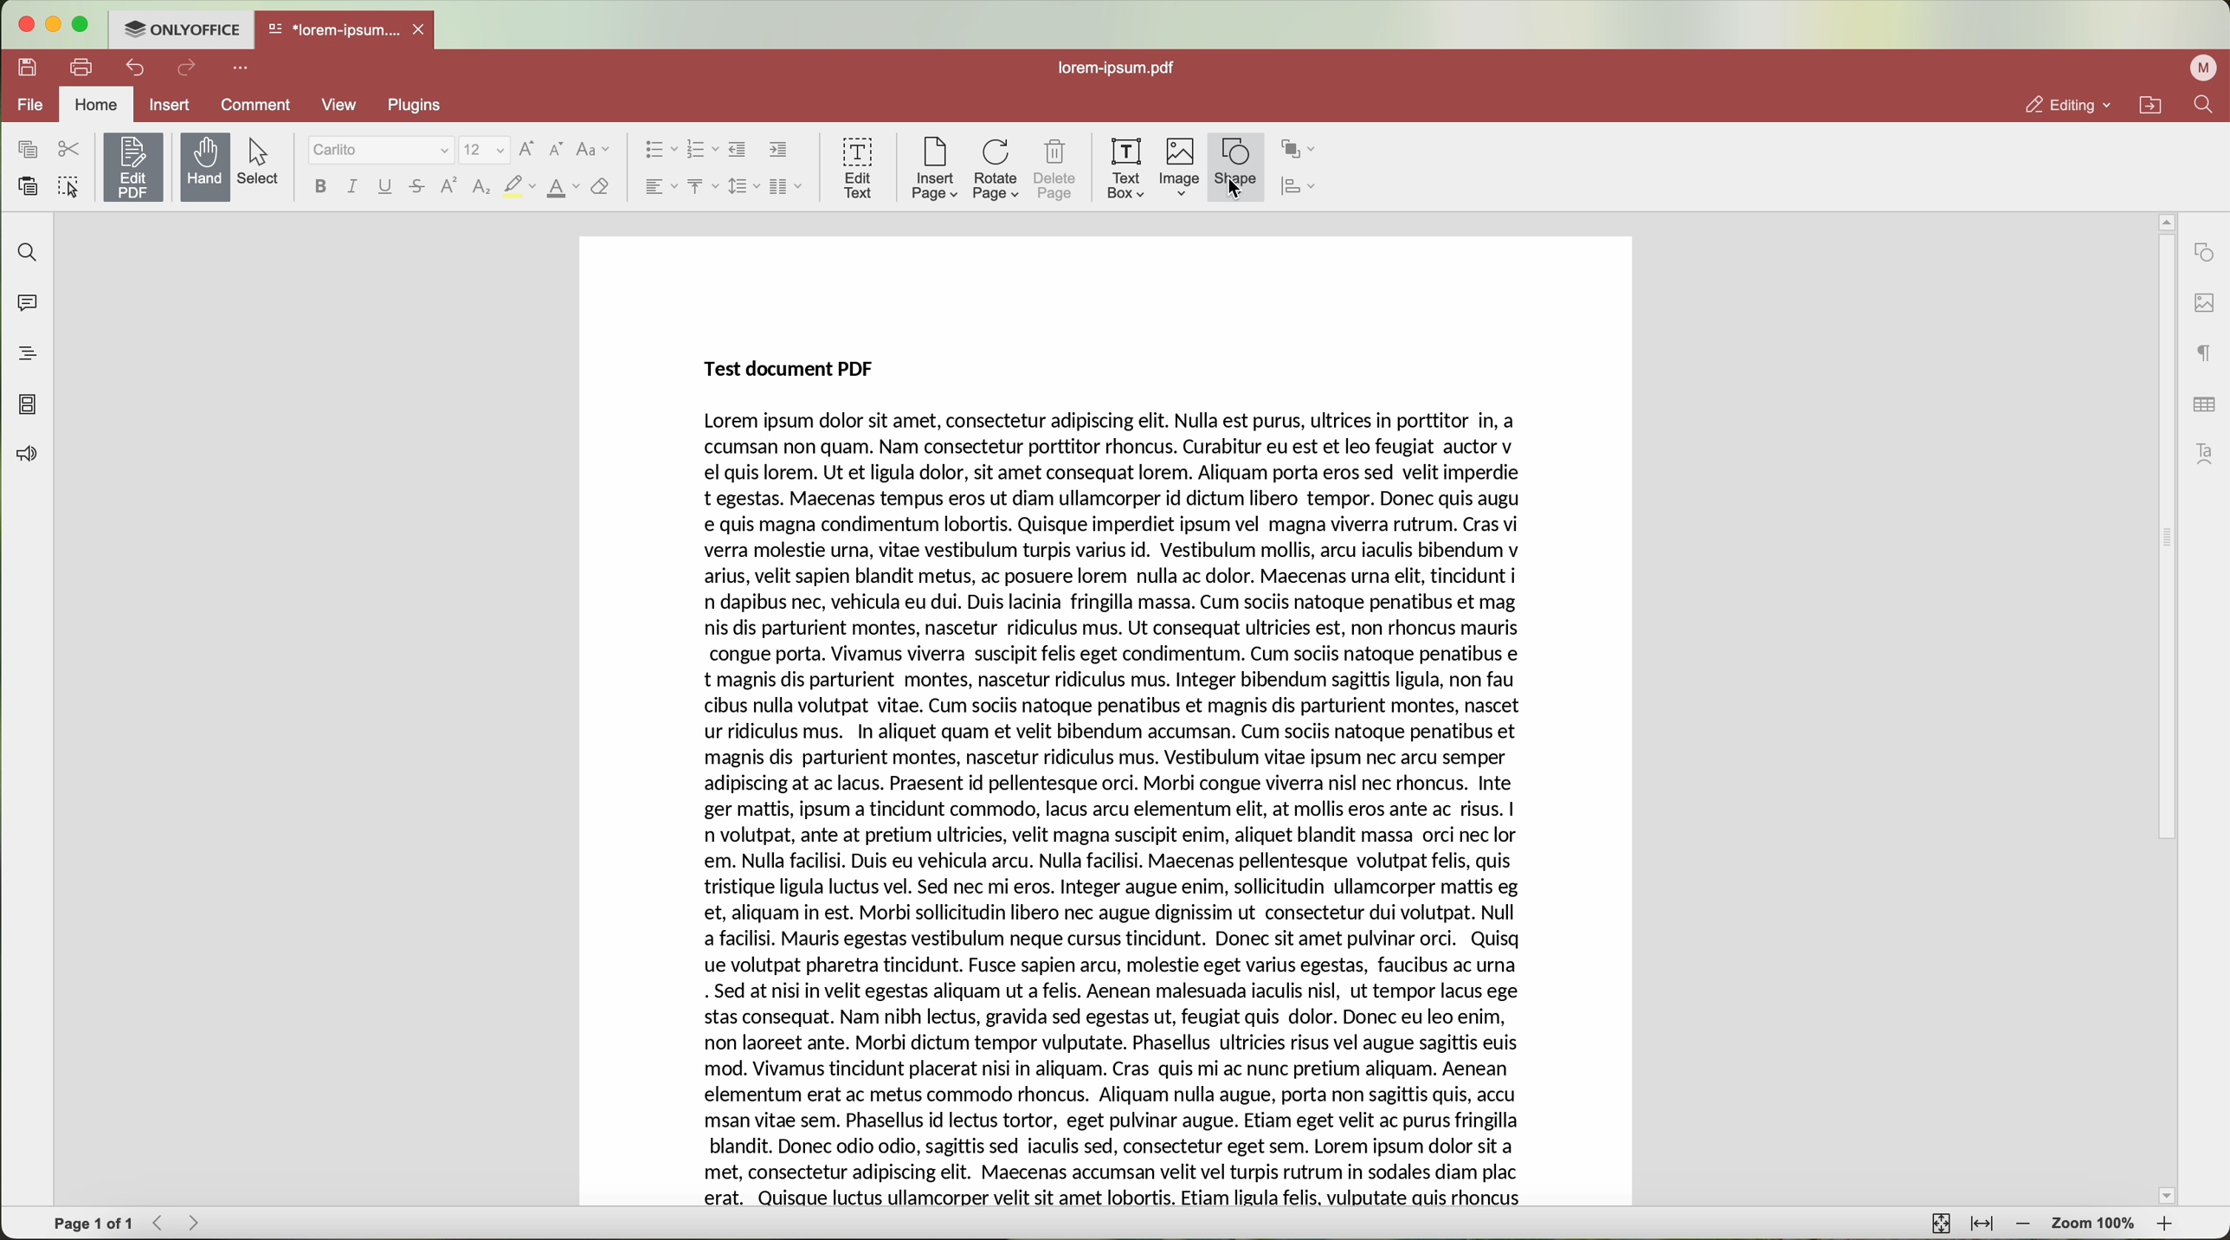 This screenshot has height=1240, width=2230. I want to click on redo, so click(190, 70).